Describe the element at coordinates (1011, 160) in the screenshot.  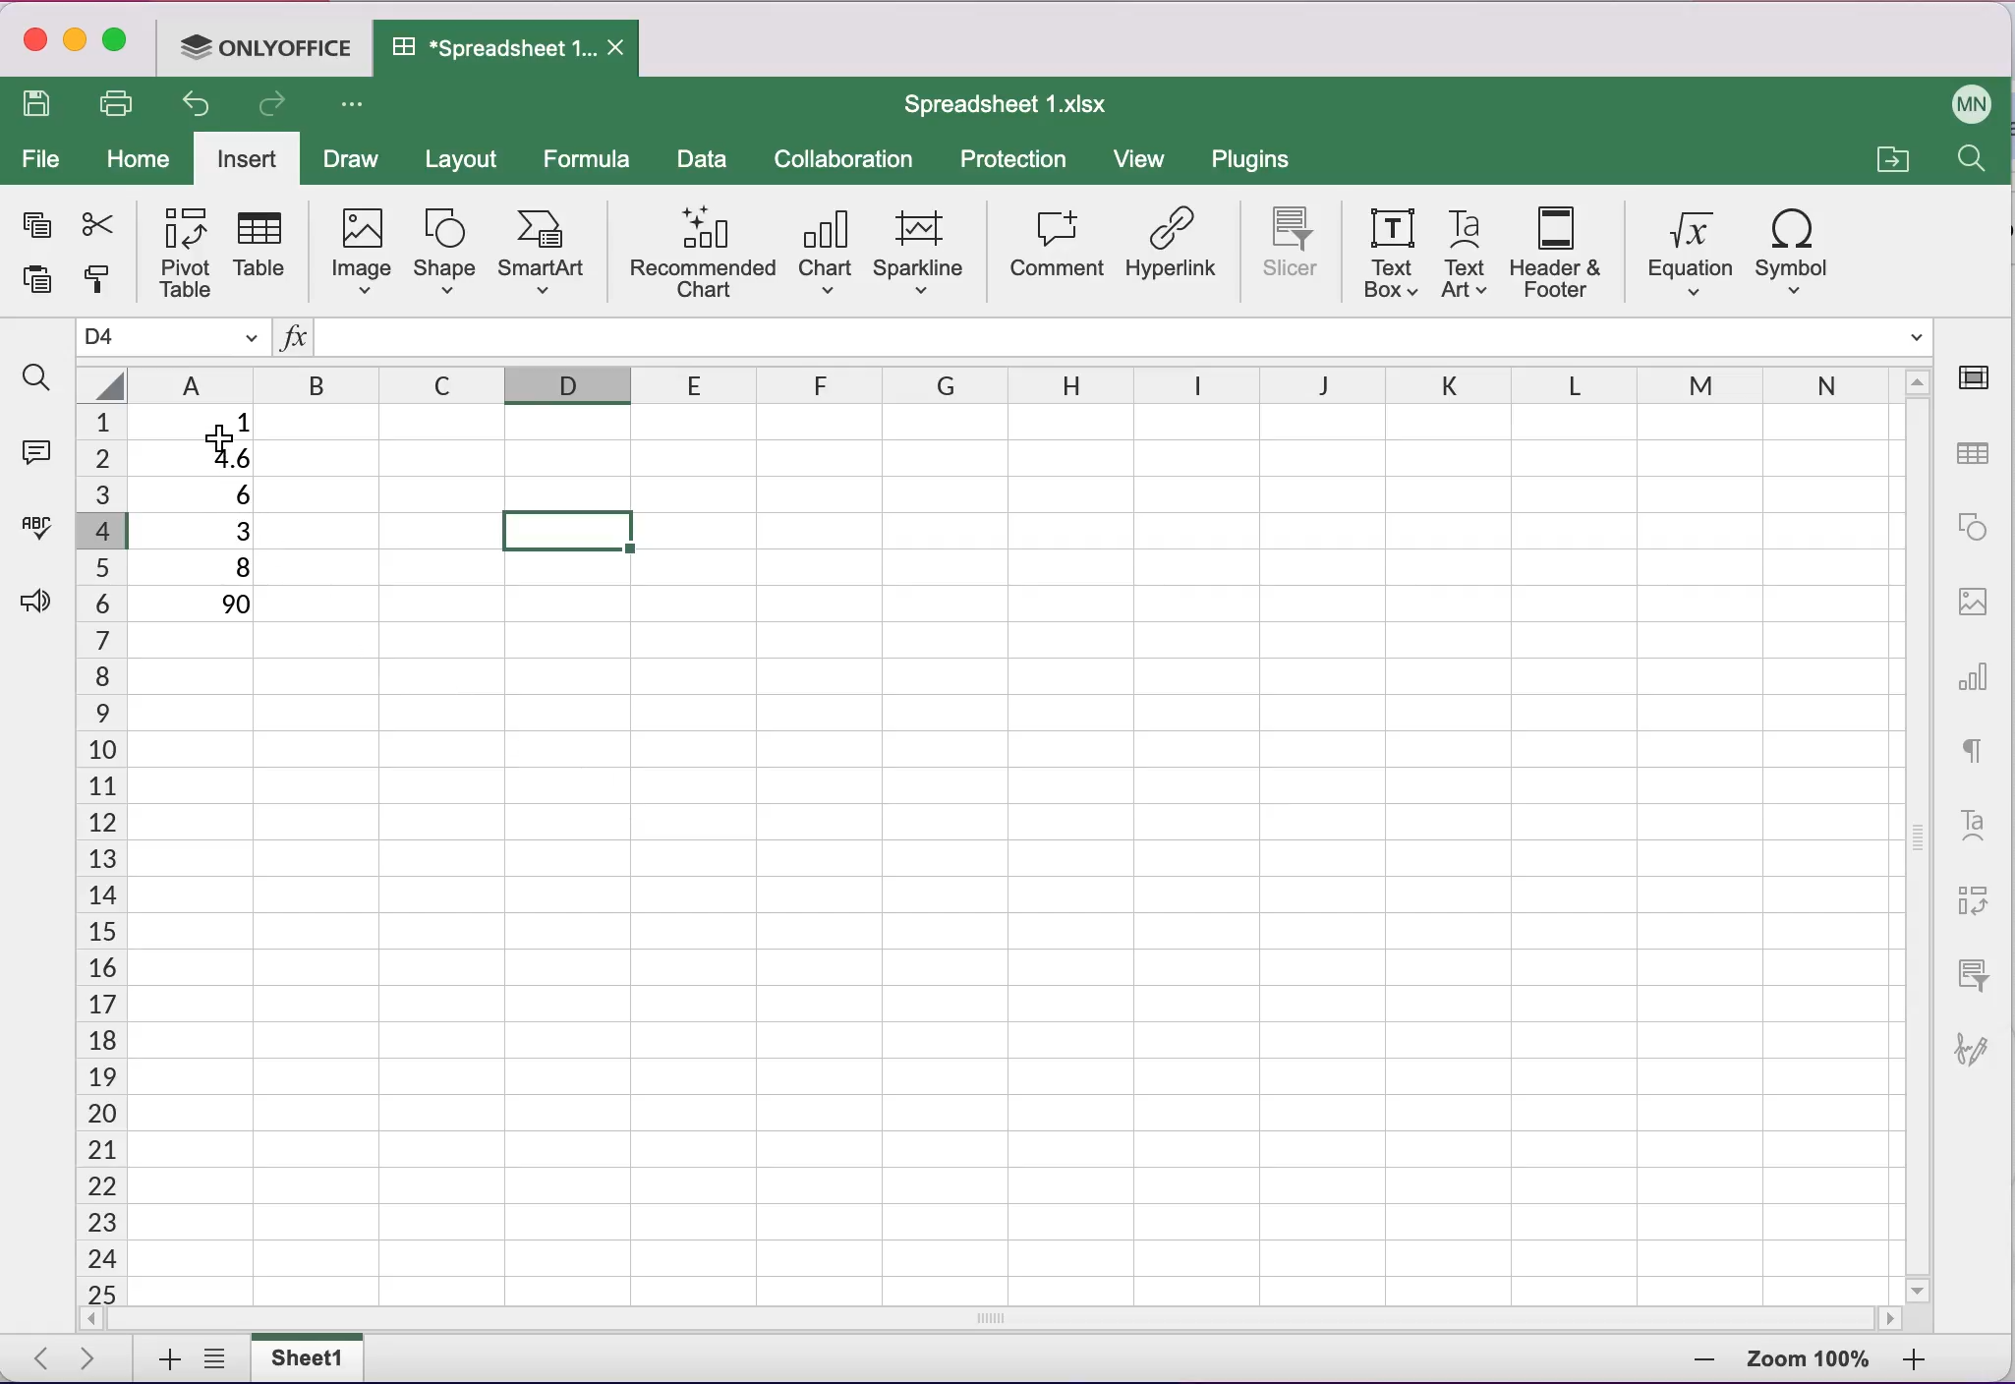
I see `protection` at that location.